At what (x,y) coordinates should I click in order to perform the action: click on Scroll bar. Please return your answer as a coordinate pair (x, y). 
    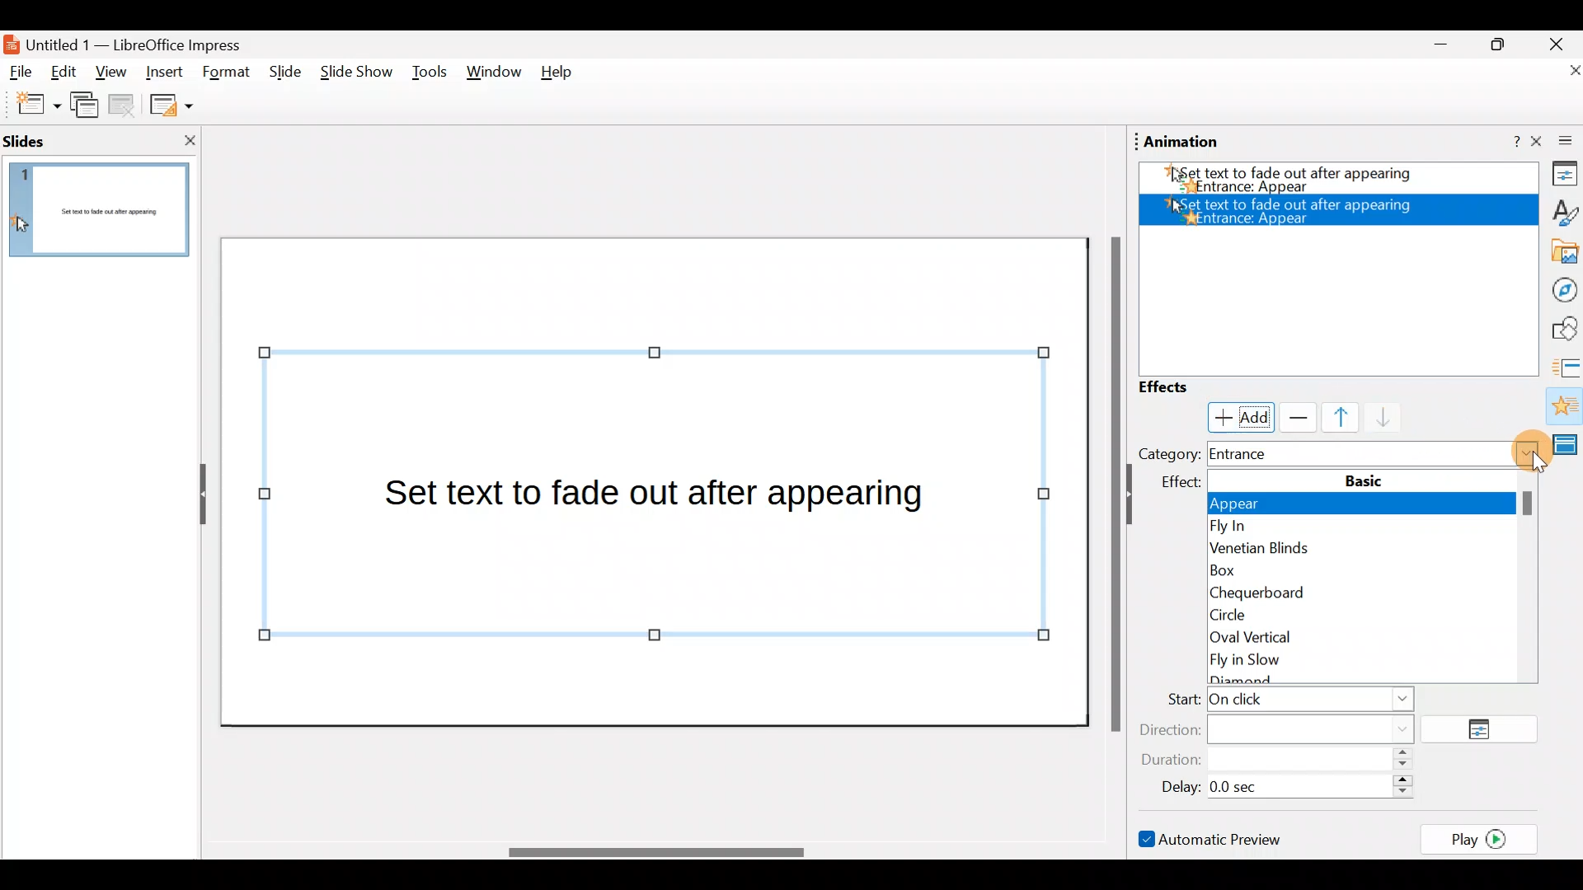
    Looking at the image, I should click on (654, 852).